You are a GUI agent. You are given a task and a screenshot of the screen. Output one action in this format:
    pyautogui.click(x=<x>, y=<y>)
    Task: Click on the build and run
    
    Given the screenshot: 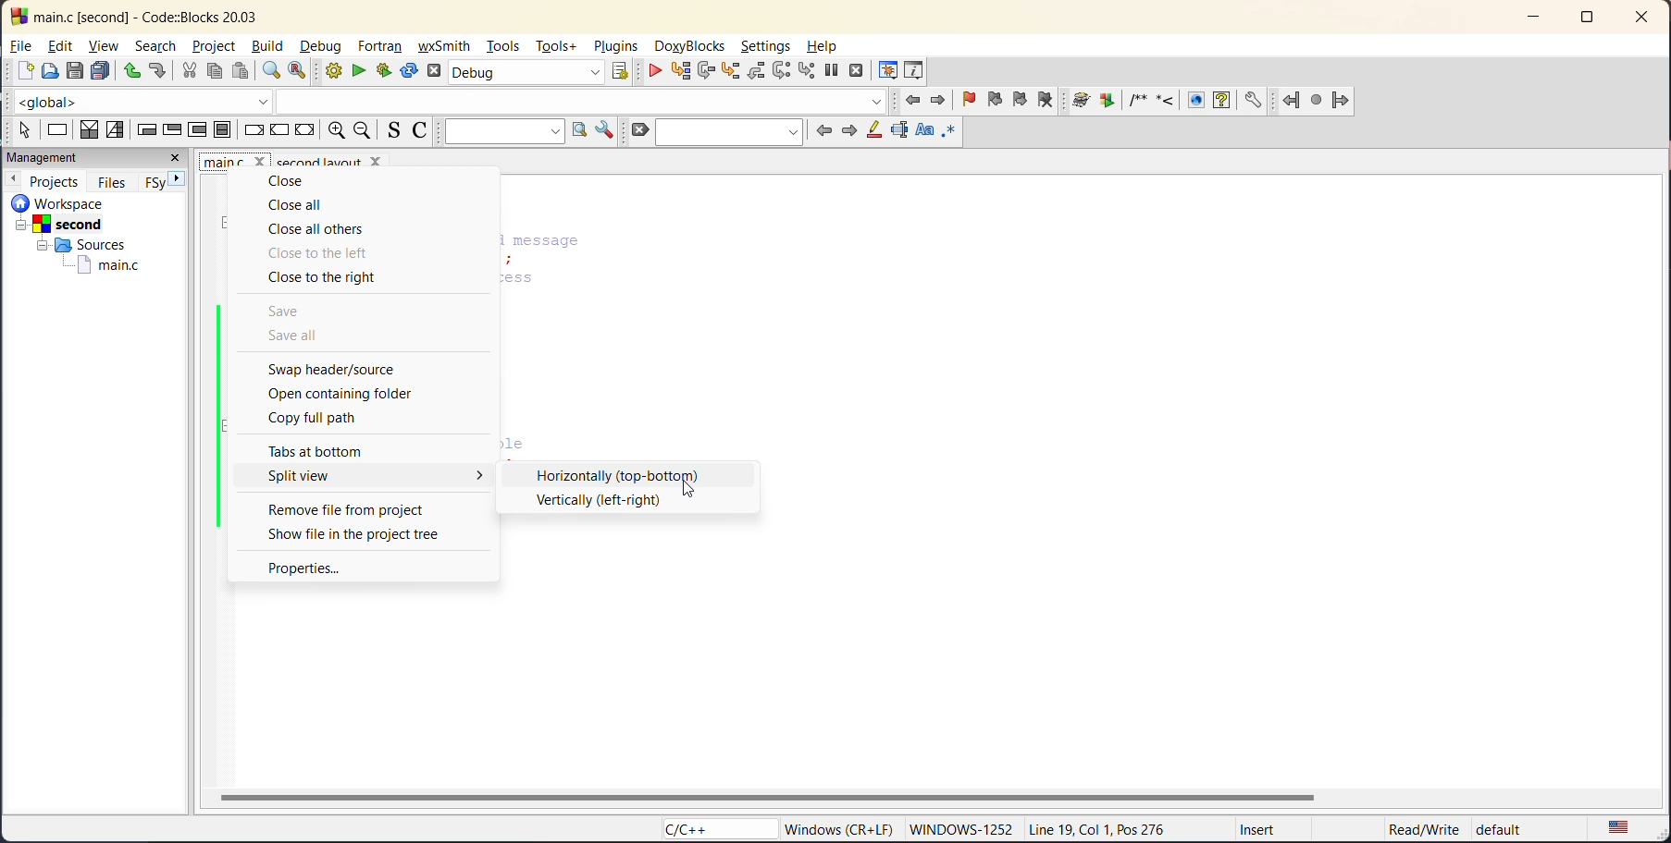 What is the action you would take?
    pyautogui.click(x=386, y=68)
    